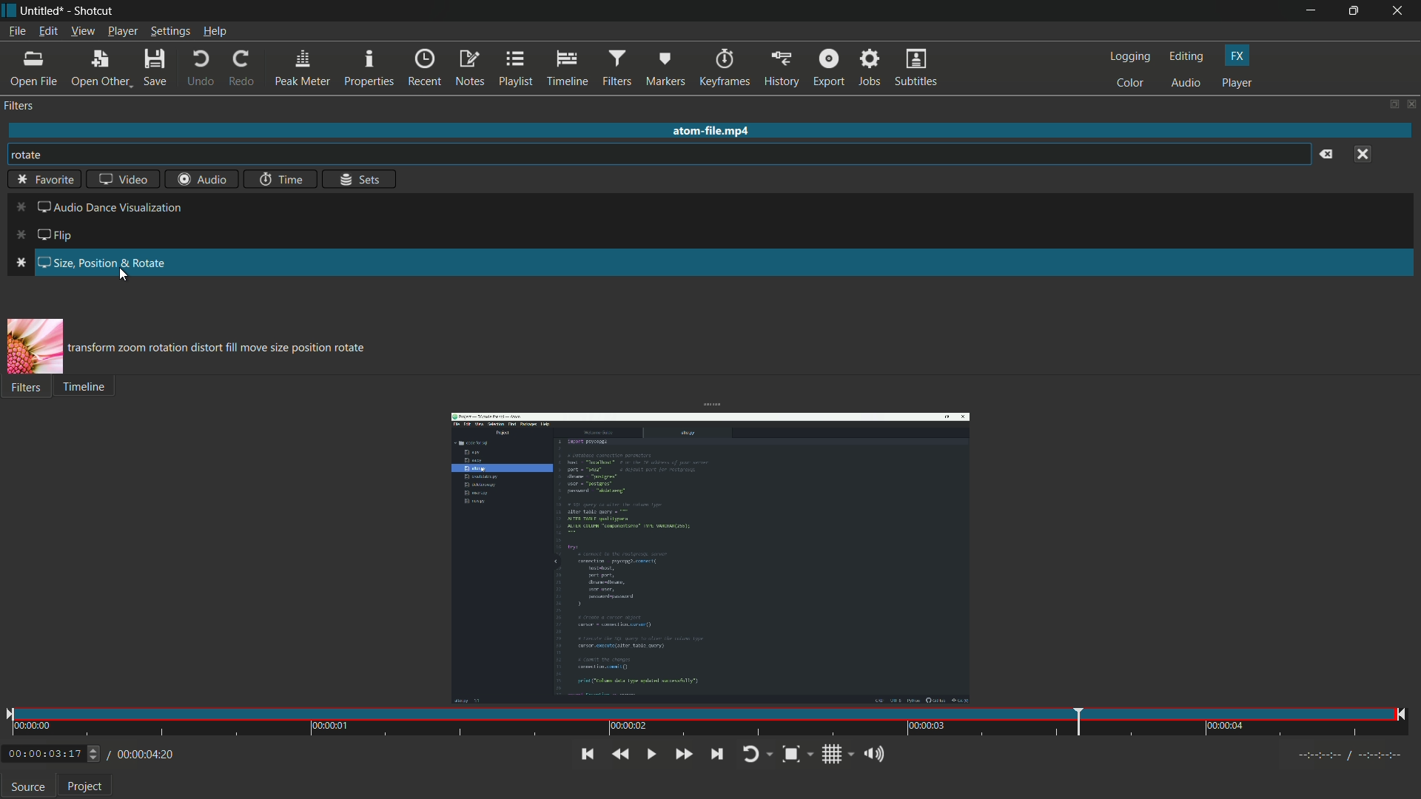 Image resolution: width=1421 pixels, height=799 pixels. What do you see at coordinates (122, 32) in the screenshot?
I see `player menu` at bounding box center [122, 32].